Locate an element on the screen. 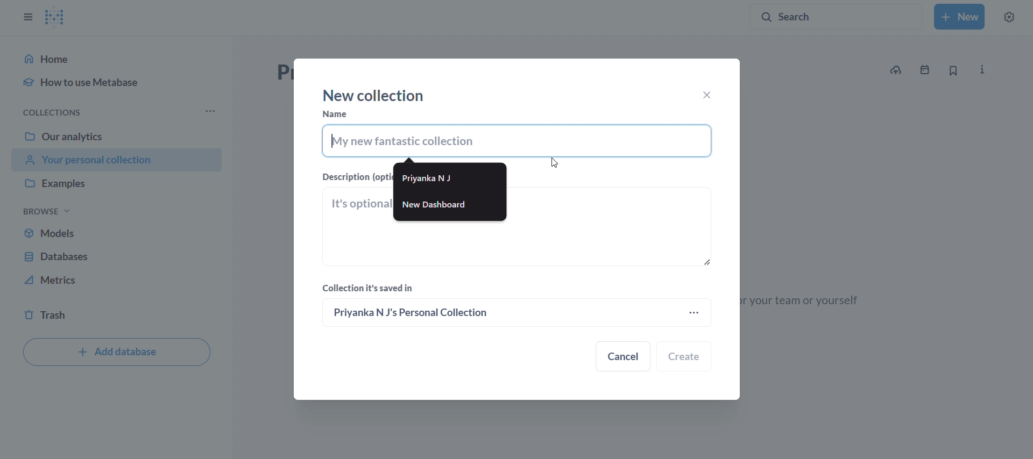  events is located at coordinates (926, 71).